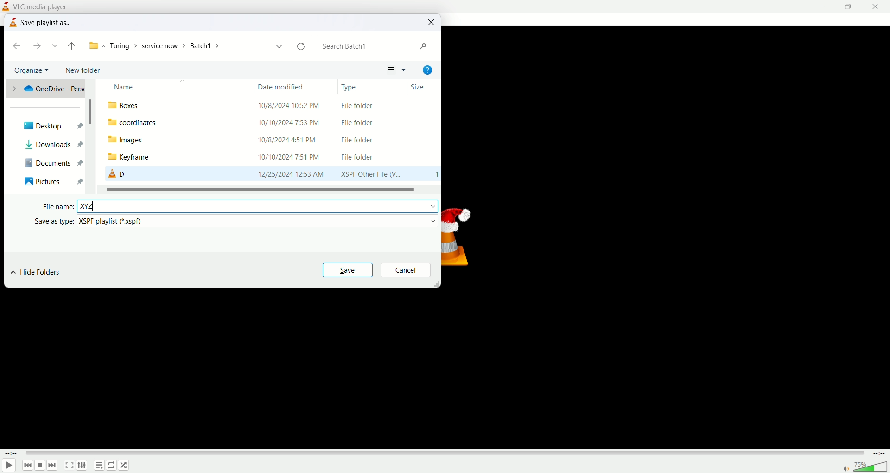  Describe the element at coordinates (42, 145) in the screenshot. I see `downloads` at that location.